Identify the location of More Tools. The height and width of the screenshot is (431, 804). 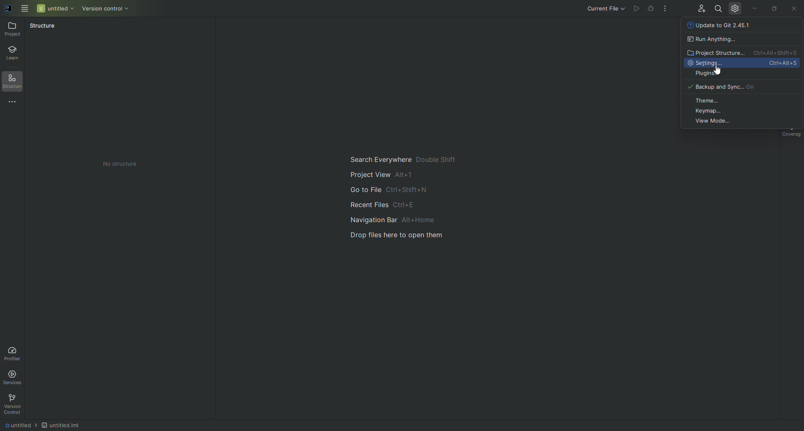
(14, 103).